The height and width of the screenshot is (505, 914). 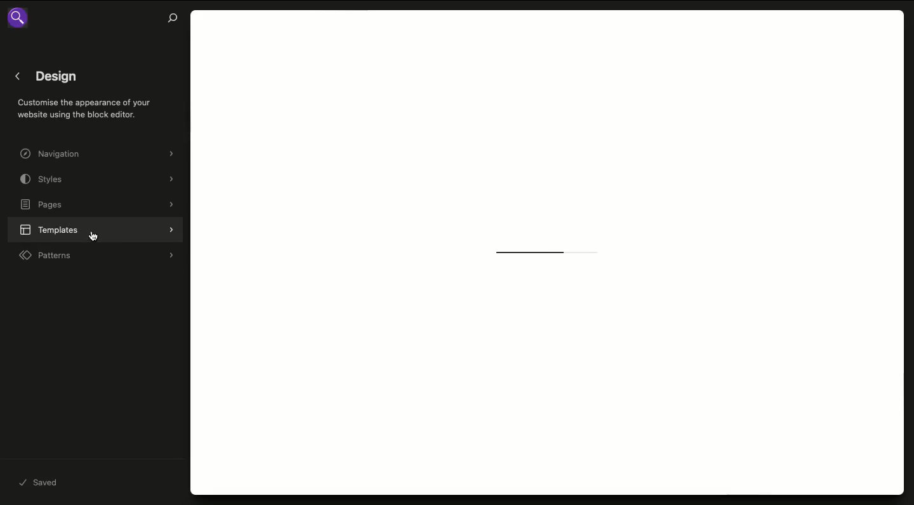 I want to click on Patterns, so click(x=99, y=256).